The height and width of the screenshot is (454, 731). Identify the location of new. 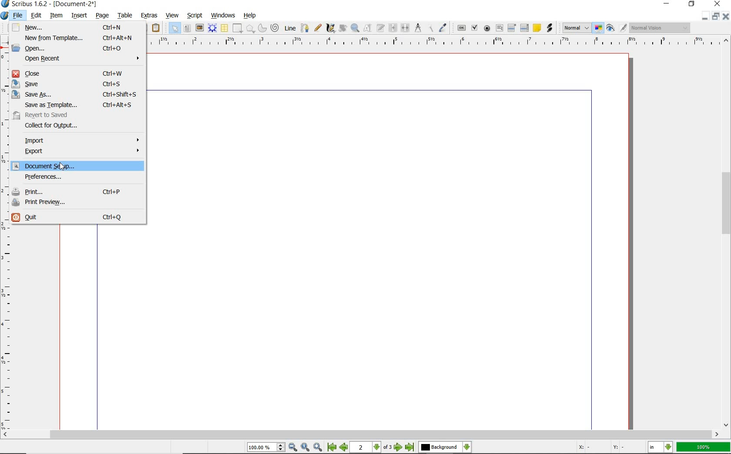
(77, 27).